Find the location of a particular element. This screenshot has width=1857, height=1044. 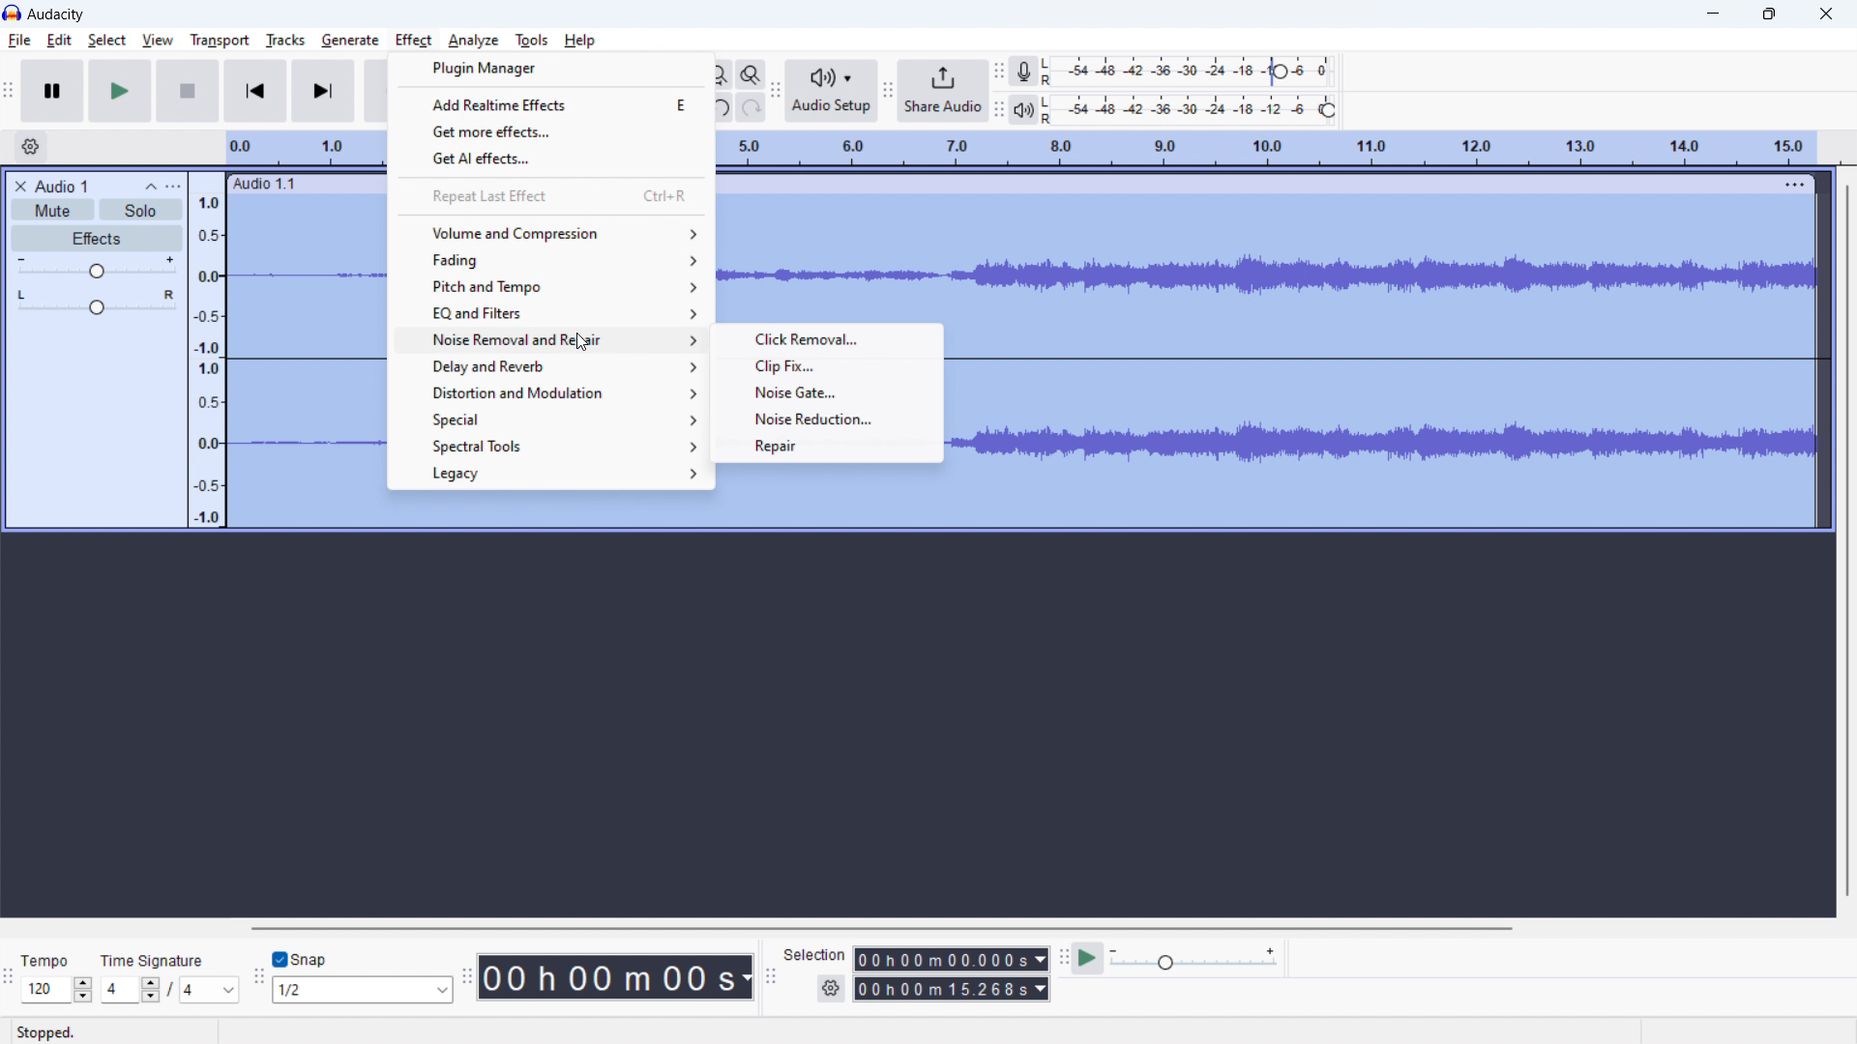

vertical scrollbar is located at coordinates (1849, 540).